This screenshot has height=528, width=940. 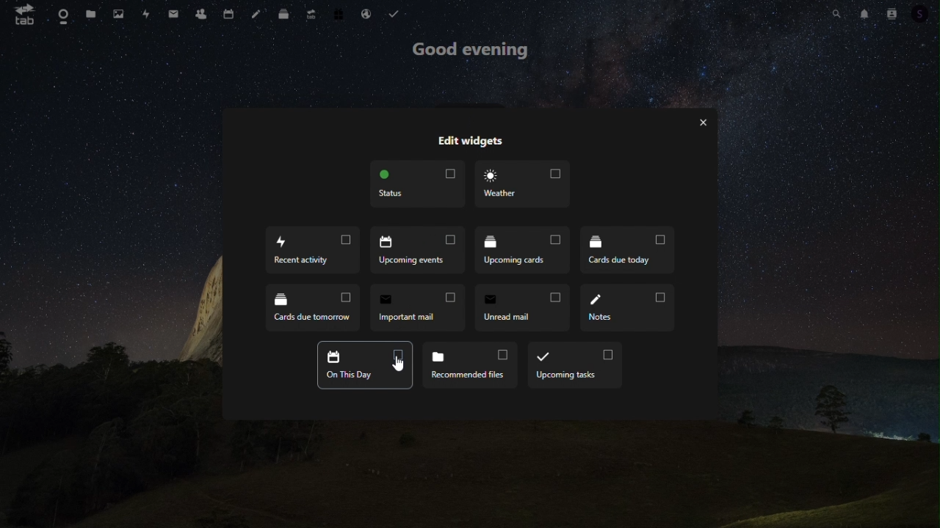 I want to click on Recent activity, so click(x=312, y=250).